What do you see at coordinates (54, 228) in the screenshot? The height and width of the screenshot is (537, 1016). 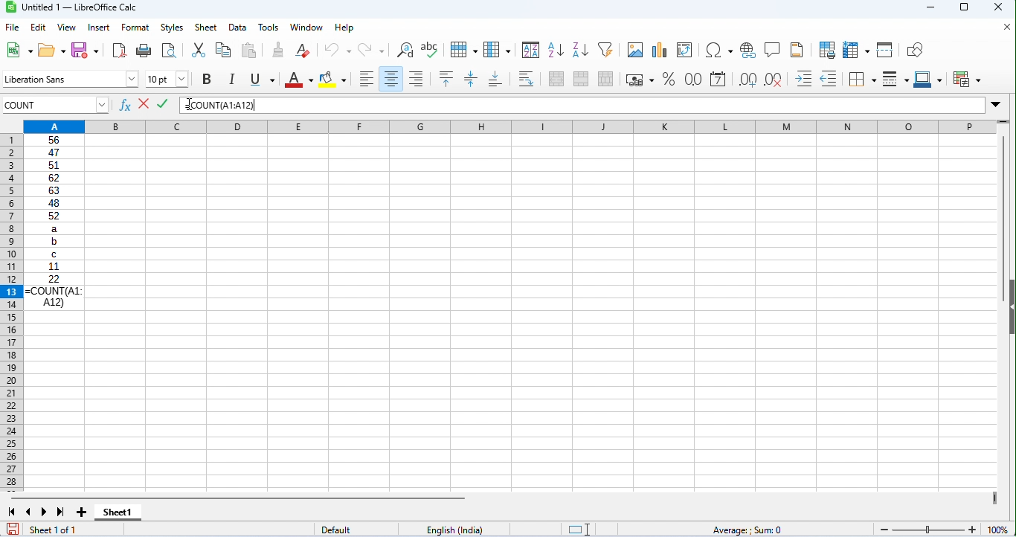 I see `a` at bounding box center [54, 228].